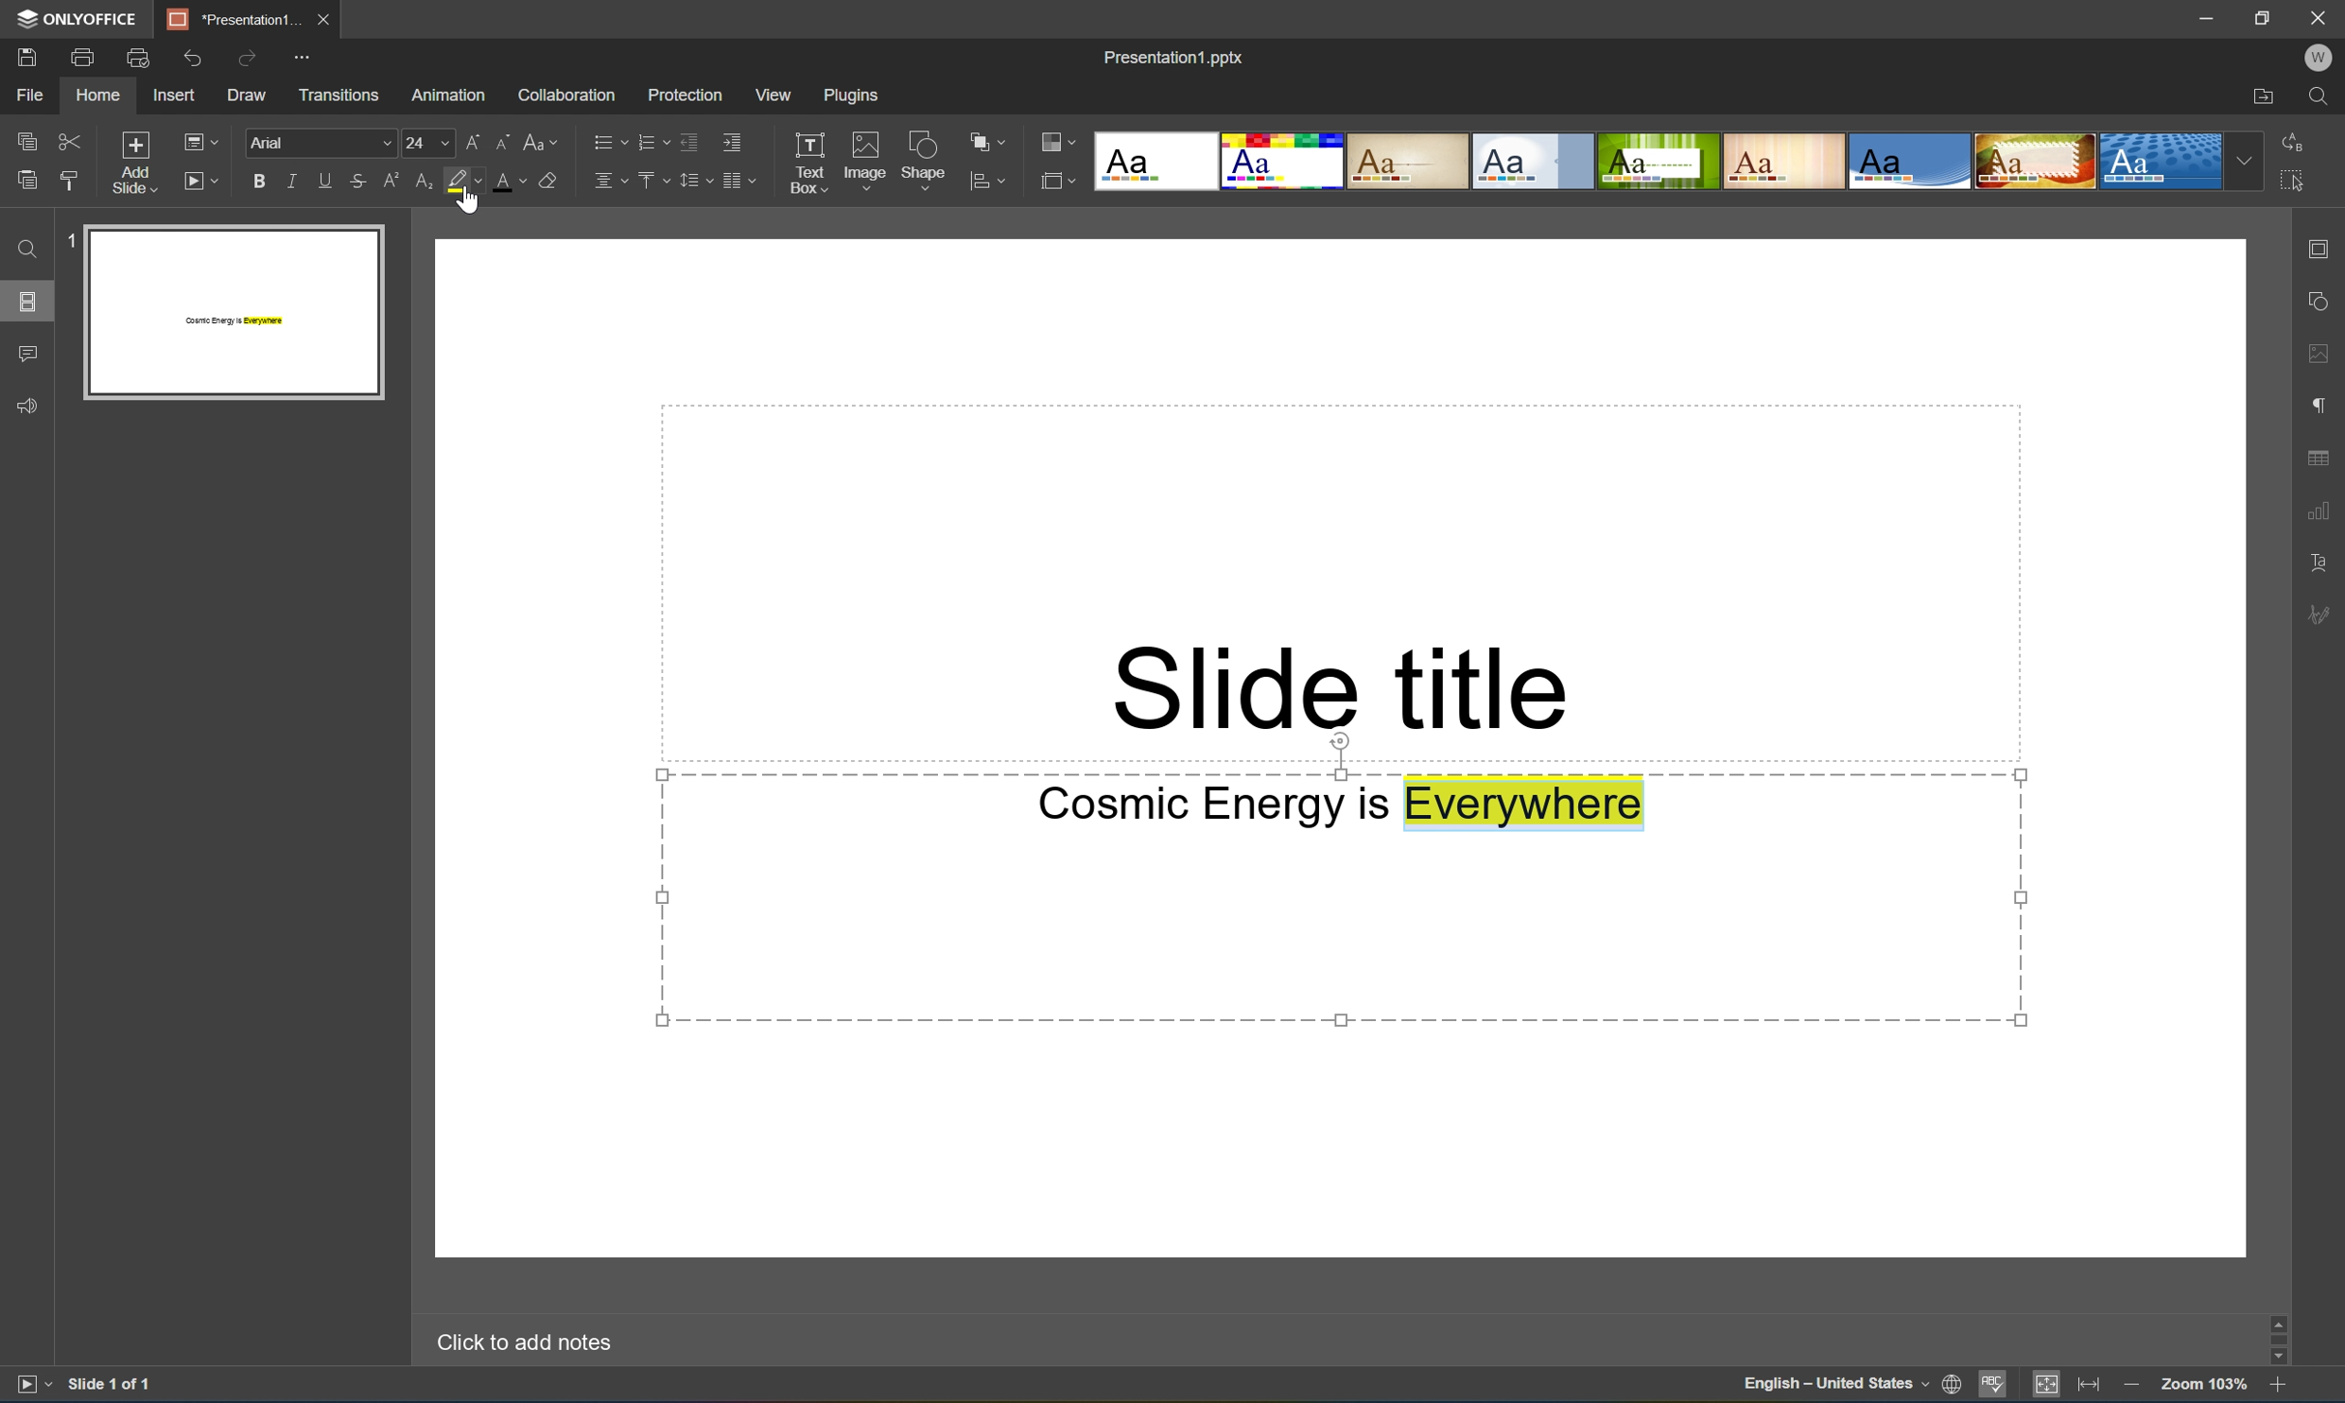  Describe the element at coordinates (325, 177) in the screenshot. I see `Underline` at that location.